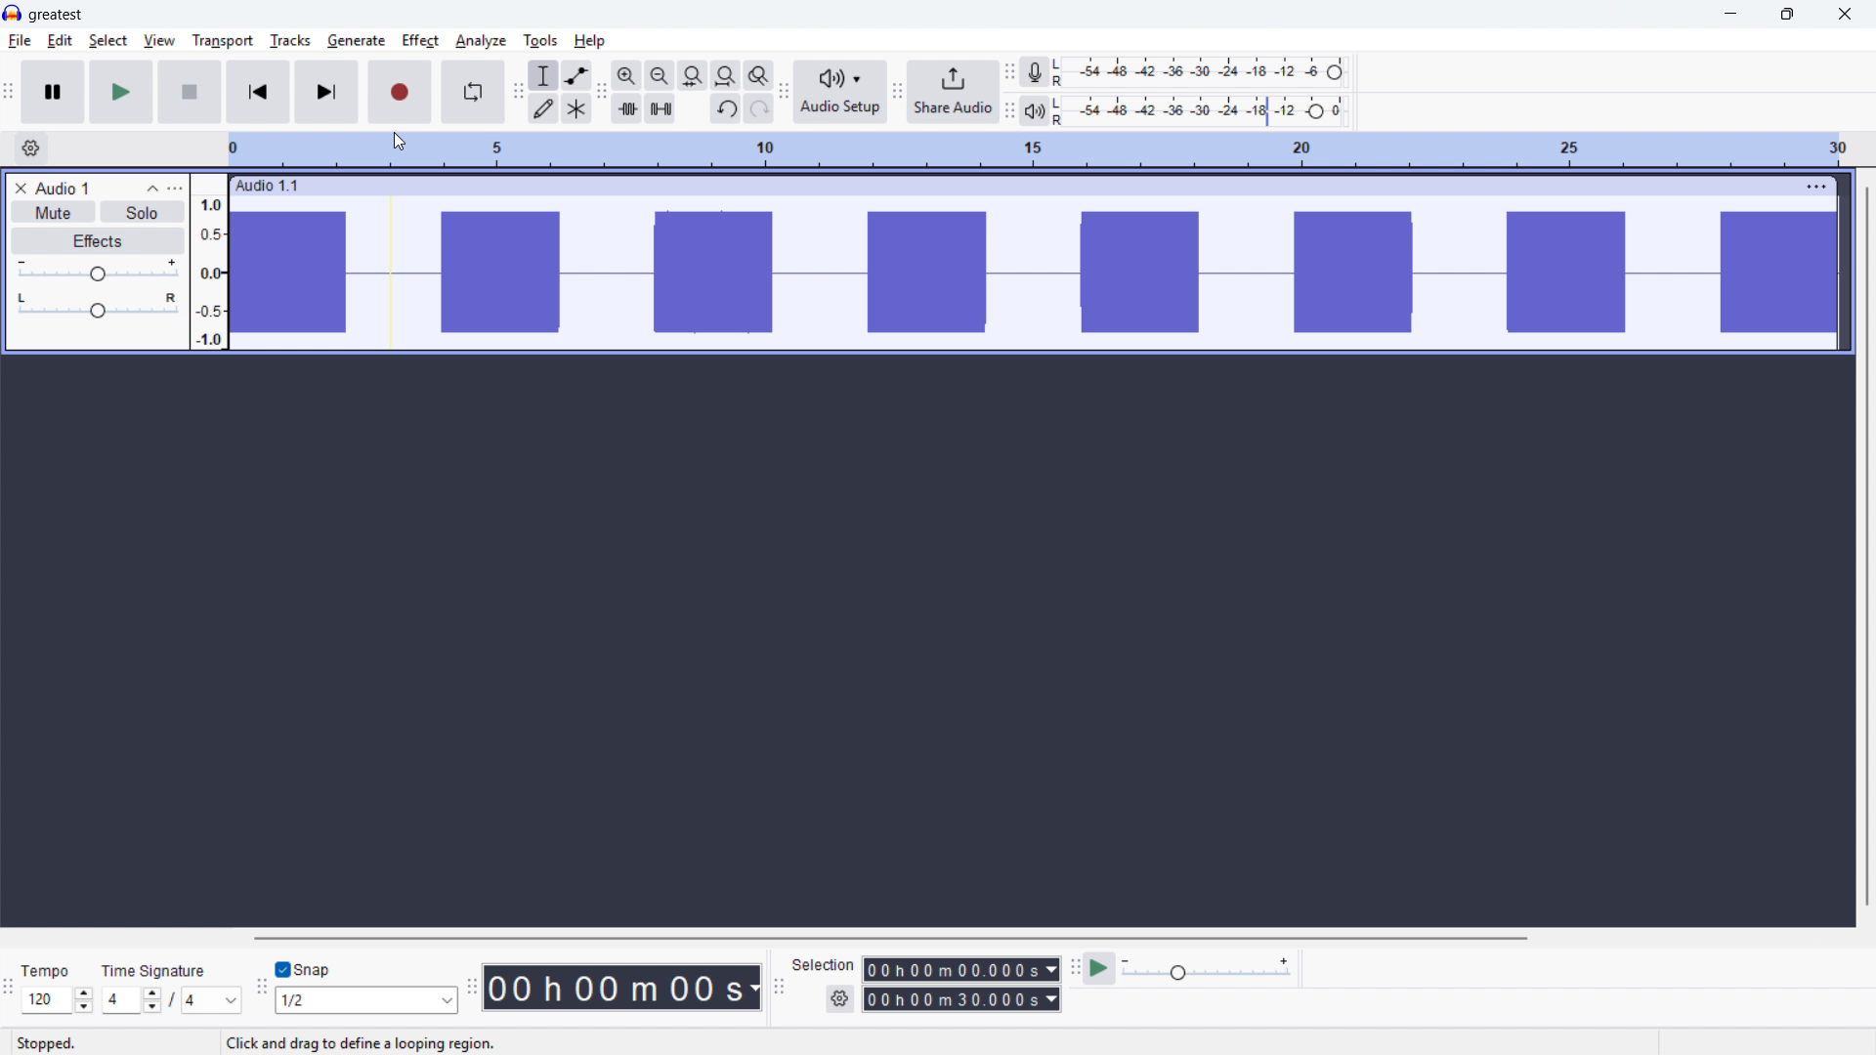  What do you see at coordinates (61, 41) in the screenshot?
I see `edit` at bounding box center [61, 41].